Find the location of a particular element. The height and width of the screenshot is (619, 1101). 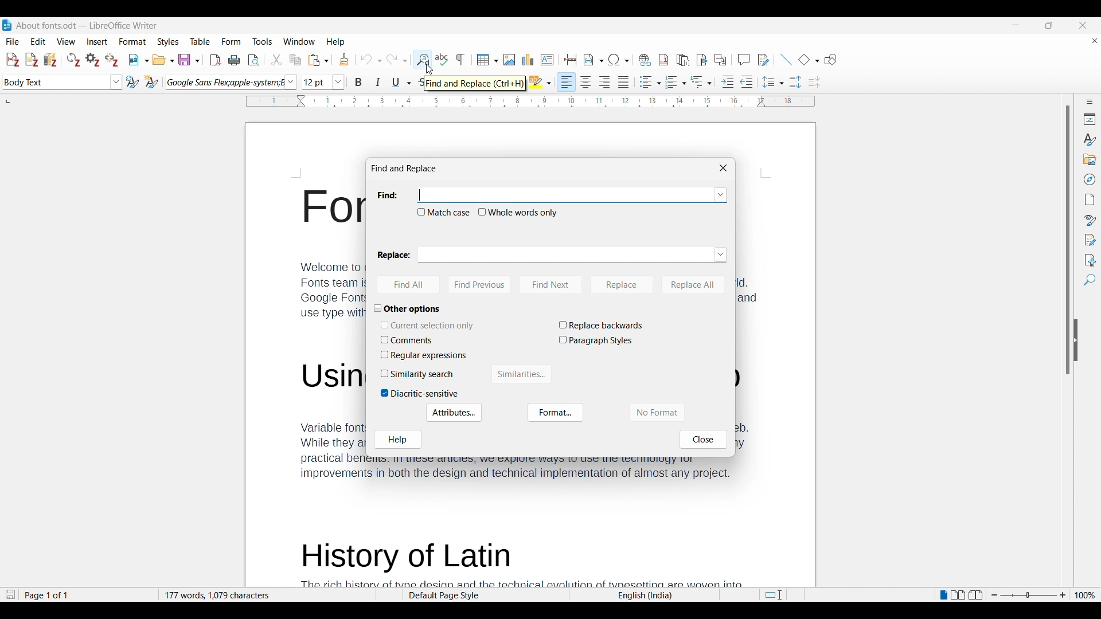

Font options is located at coordinates (290, 82).